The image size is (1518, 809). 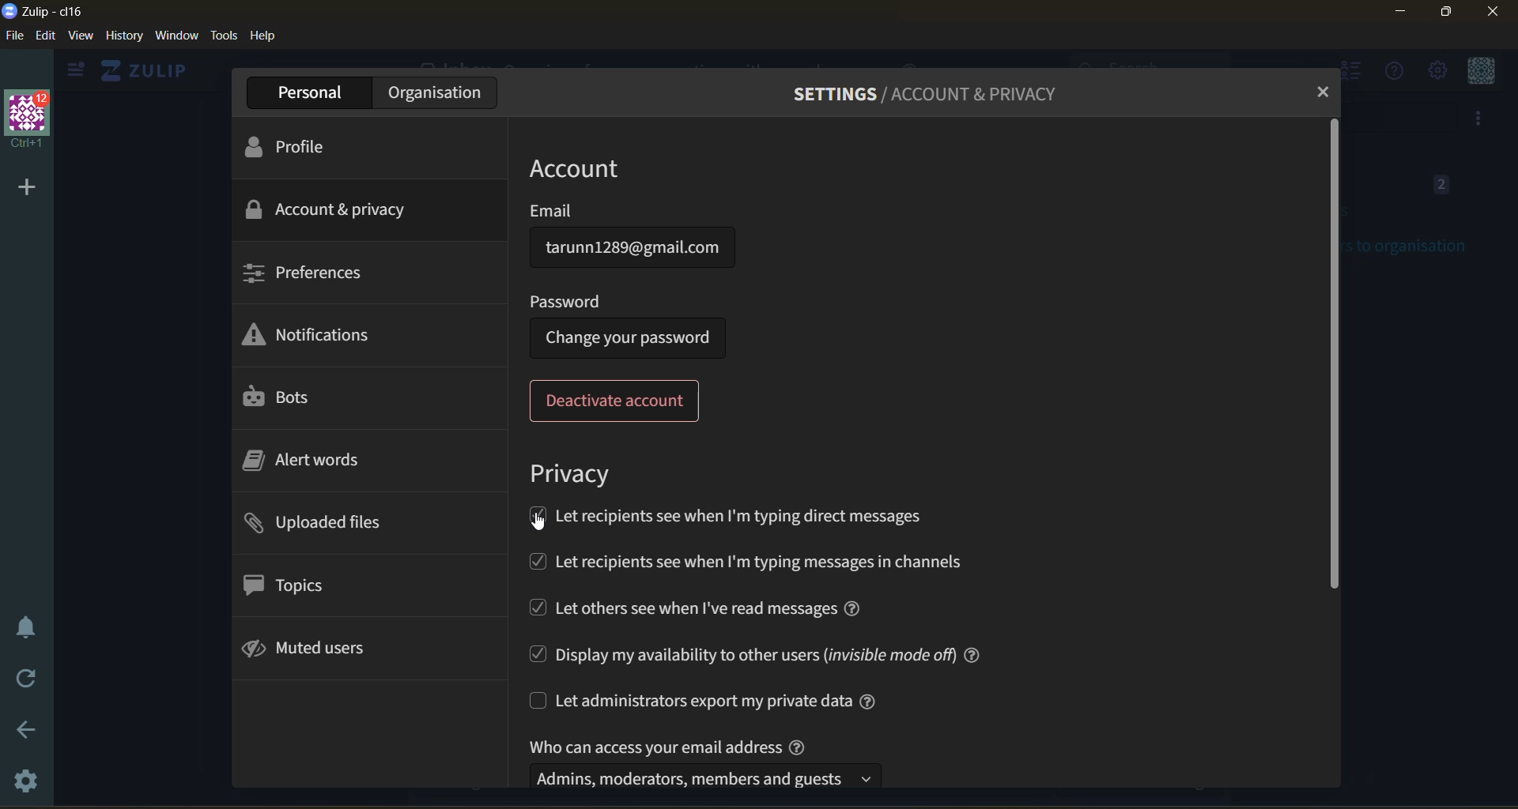 I want to click on personal, so click(x=311, y=93).